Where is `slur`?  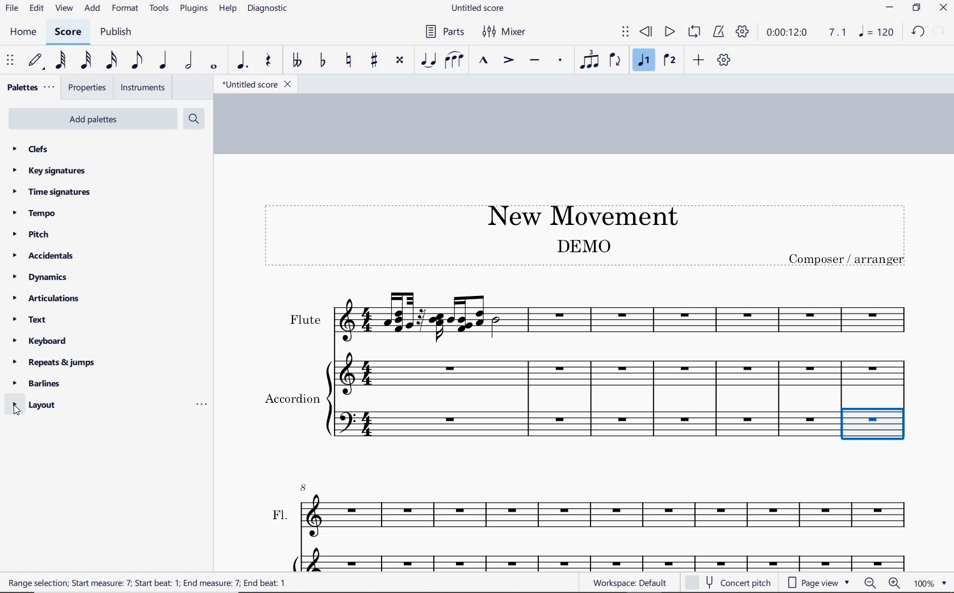 slur is located at coordinates (455, 61).